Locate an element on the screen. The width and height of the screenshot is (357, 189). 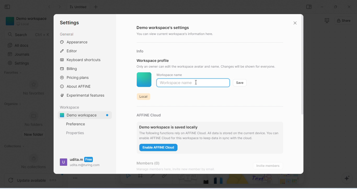
add new tab is located at coordinates (96, 7).